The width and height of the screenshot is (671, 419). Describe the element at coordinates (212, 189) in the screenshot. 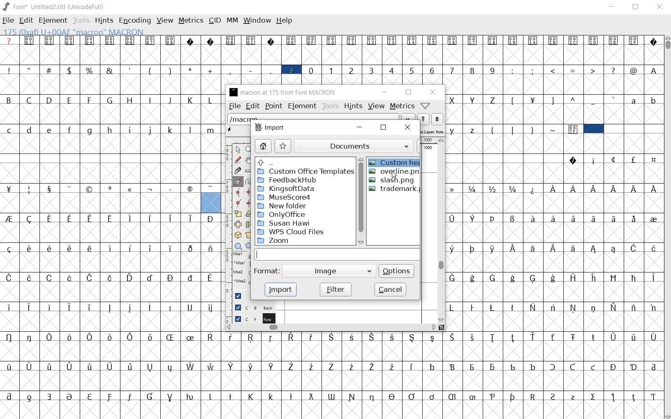

I see `Symbol` at that location.